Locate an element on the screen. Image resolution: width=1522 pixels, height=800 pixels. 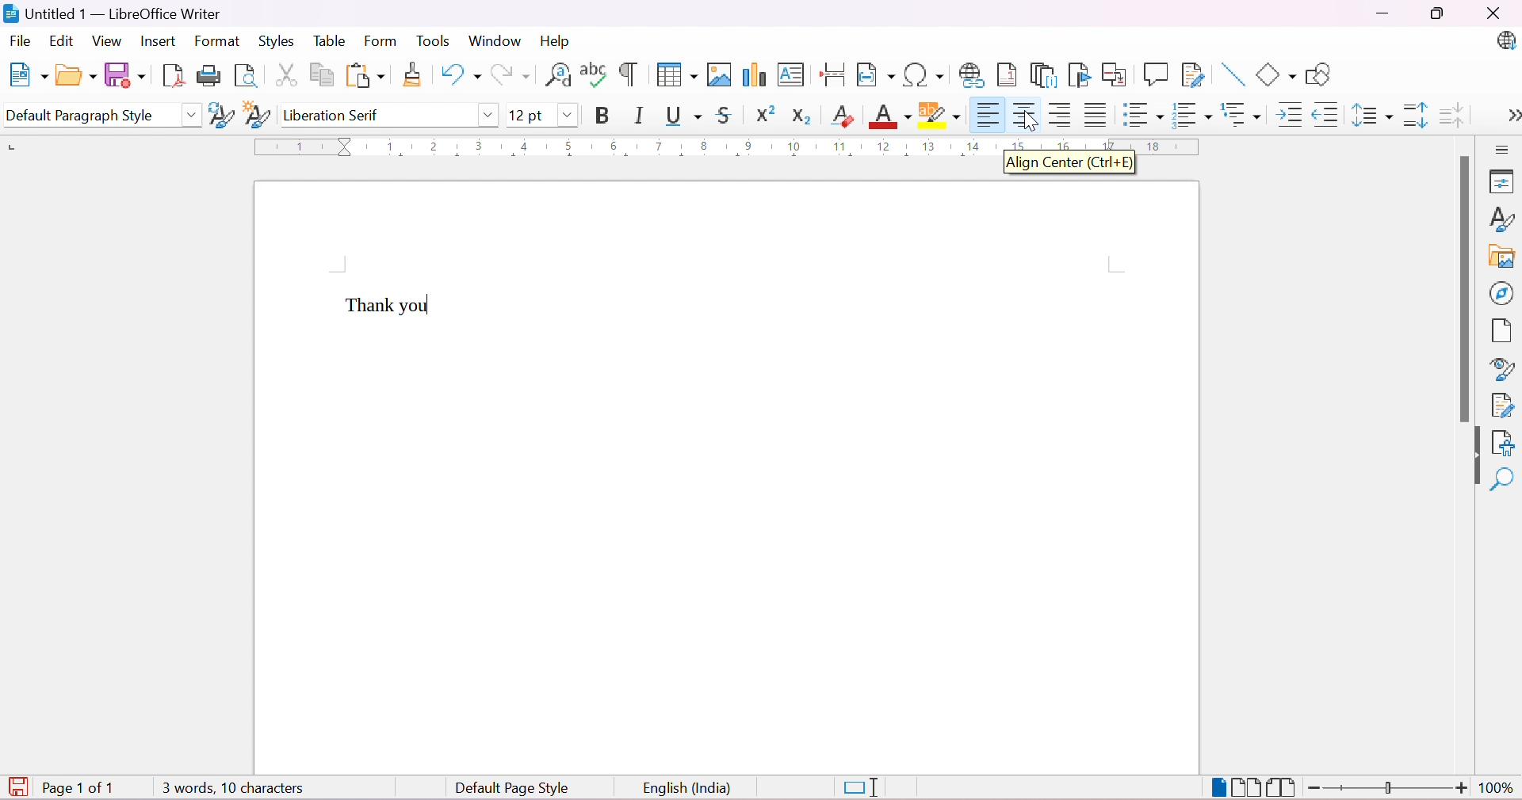
New Style from Selection is located at coordinates (255, 114).